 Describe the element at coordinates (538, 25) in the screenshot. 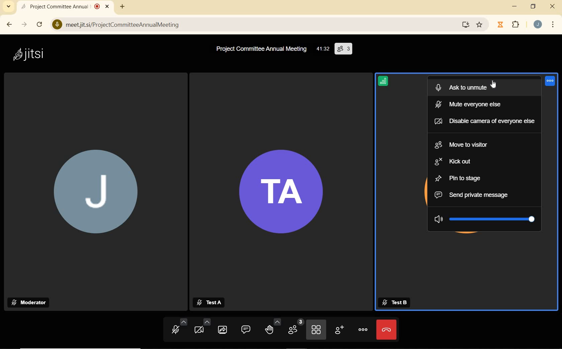

I see `ACCOUNT` at that location.